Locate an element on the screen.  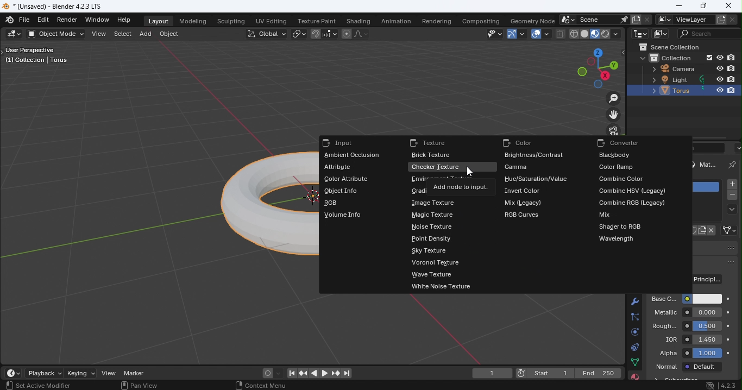
Combine HSV (Legacy)) is located at coordinates (633, 191).